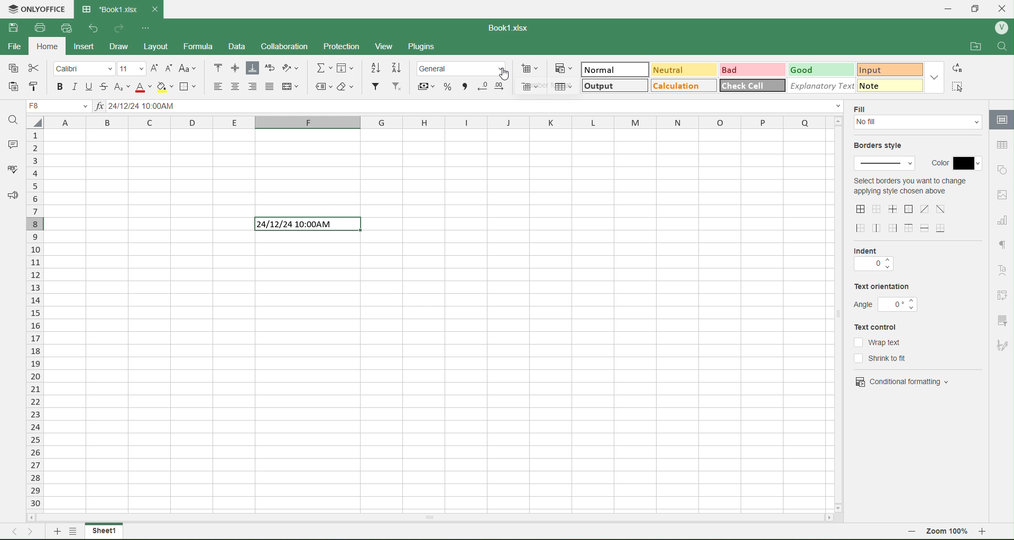  I want to click on Orientation, so click(294, 69).